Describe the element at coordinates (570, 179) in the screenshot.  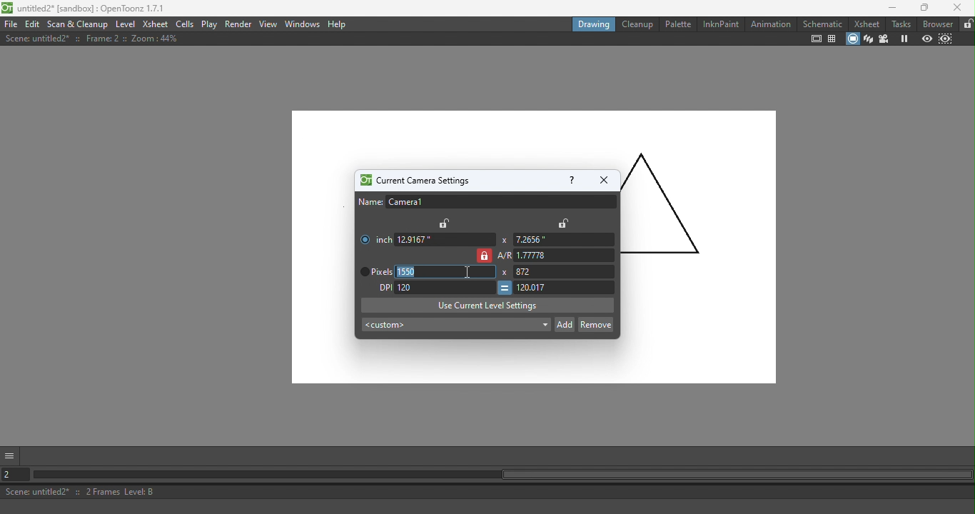
I see `Help` at that location.